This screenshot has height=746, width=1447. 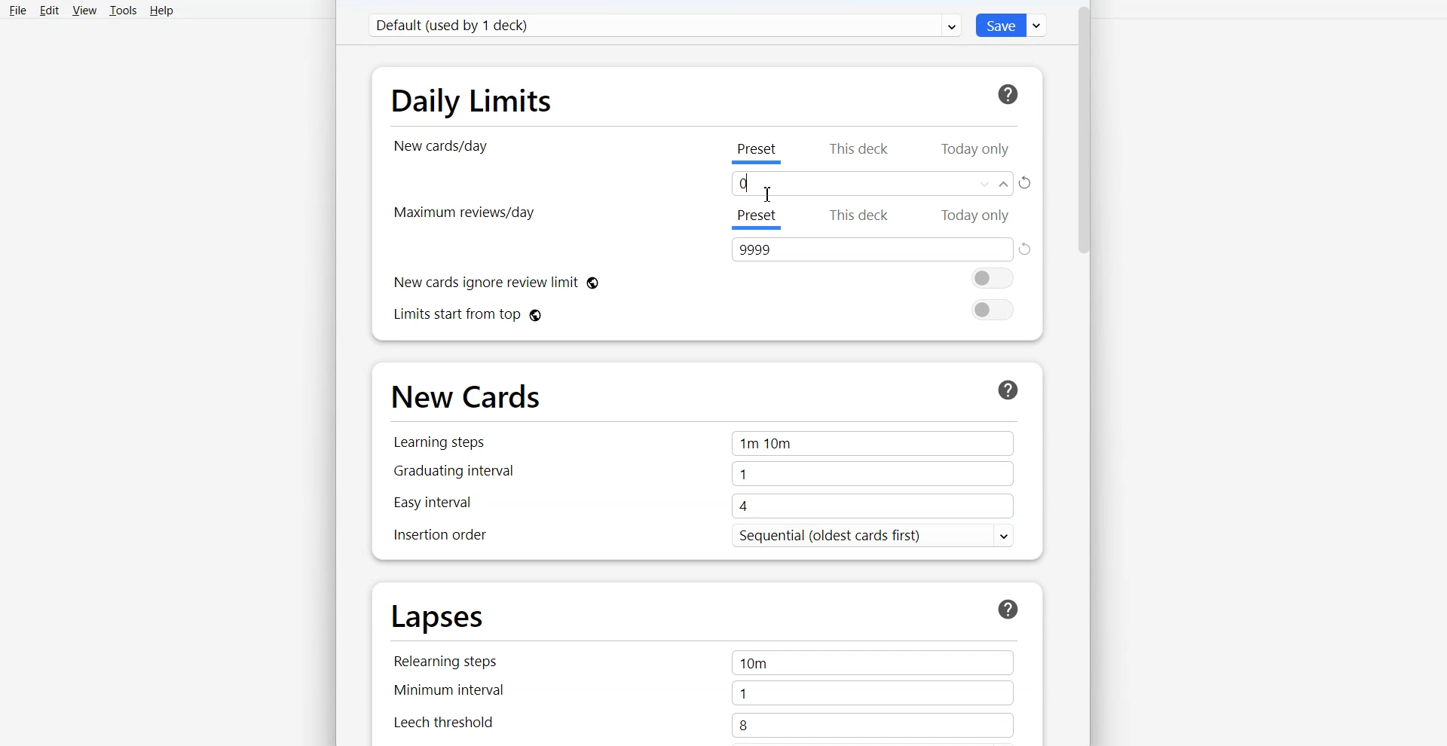 I want to click on Text, so click(x=871, y=184).